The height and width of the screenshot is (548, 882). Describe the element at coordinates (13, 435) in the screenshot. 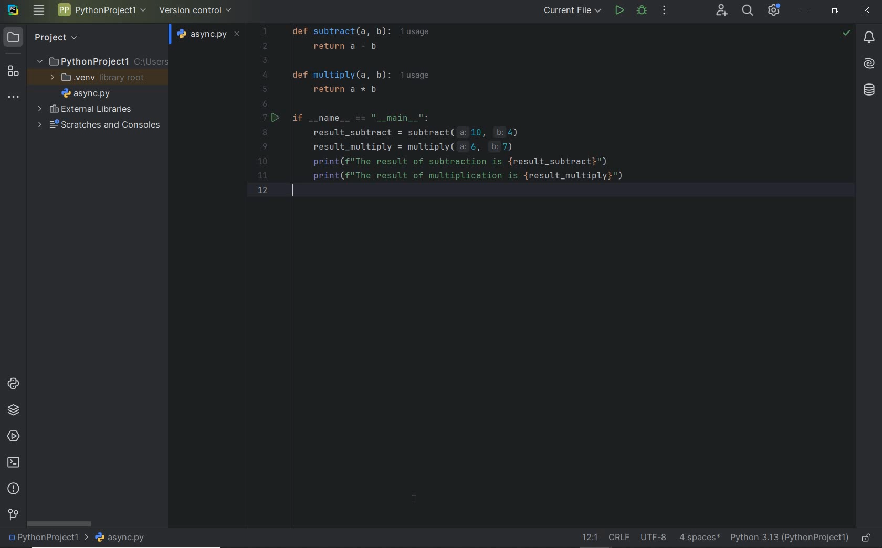

I see `services` at that location.